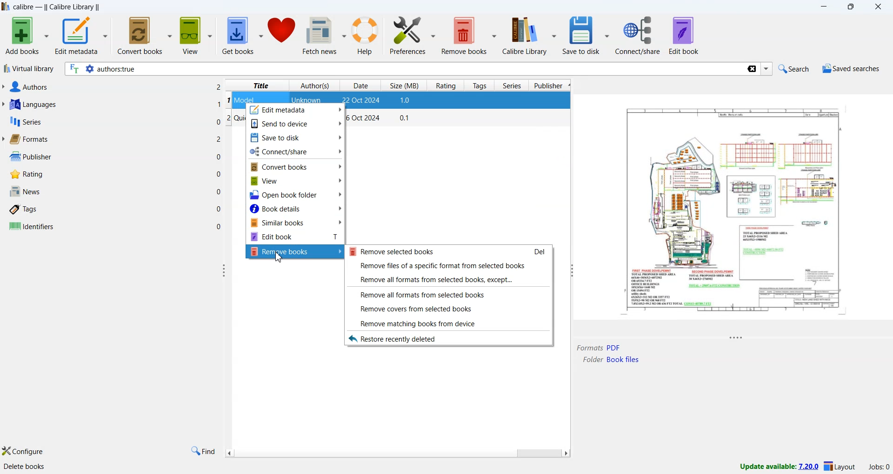 The height and width of the screenshot is (474, 893). I want to click on change layout, so click(840, 468).